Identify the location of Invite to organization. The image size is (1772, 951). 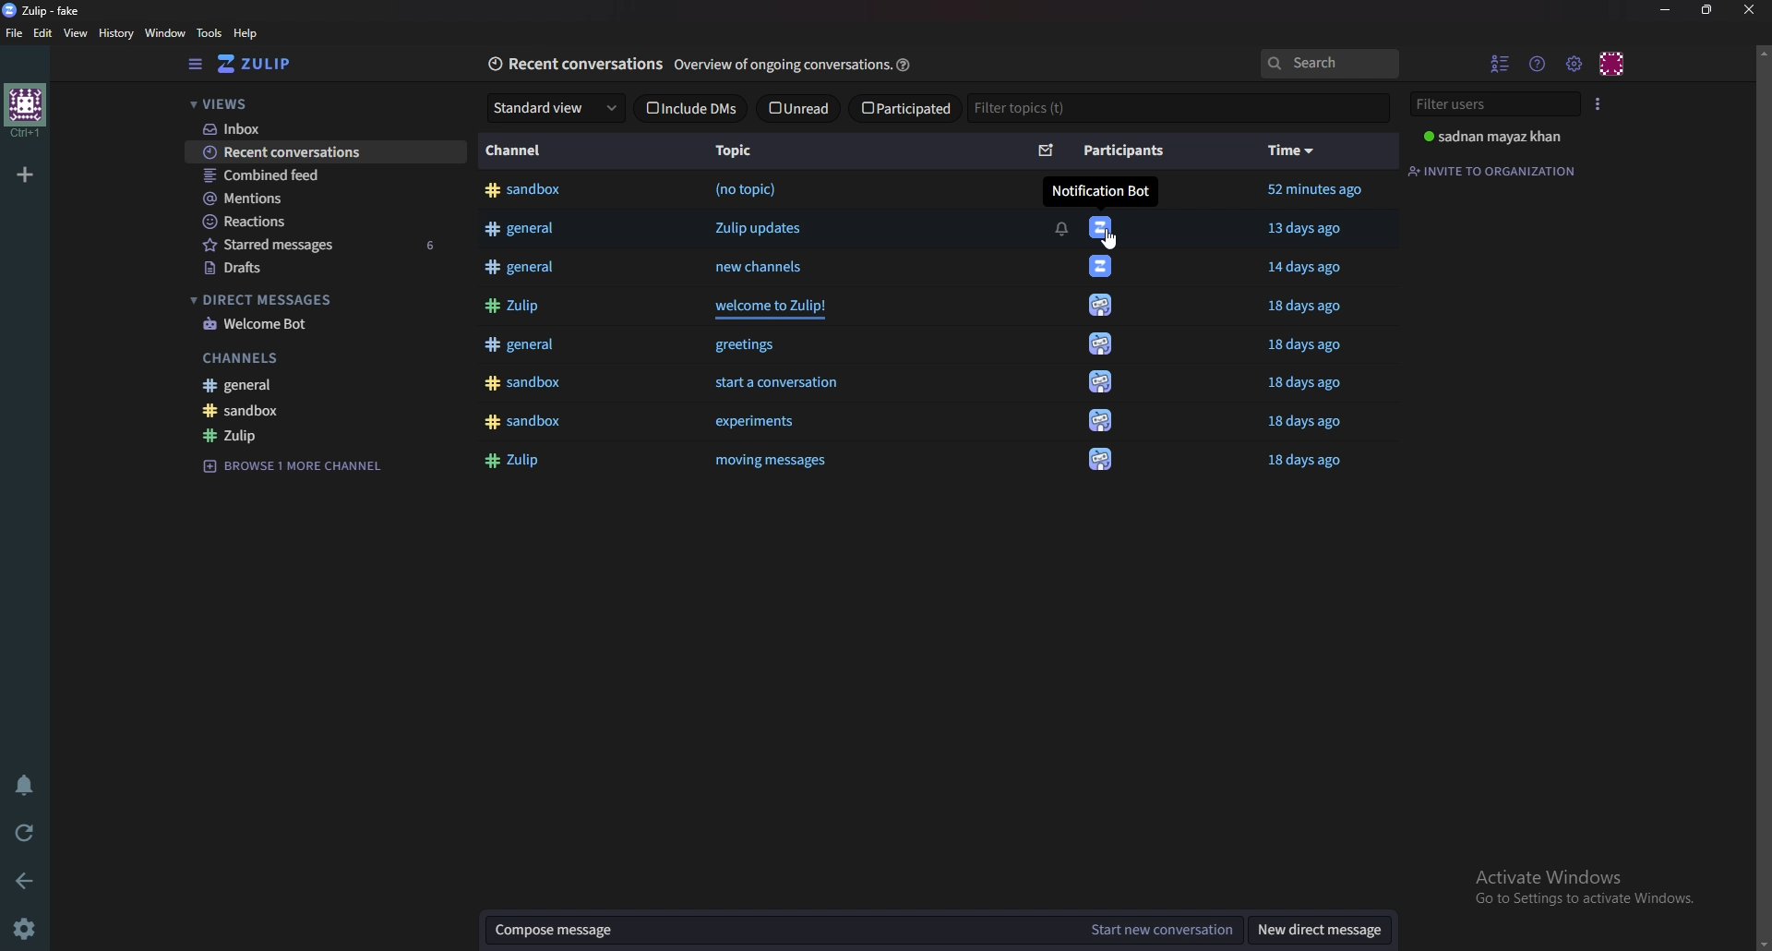
(1492, 172).